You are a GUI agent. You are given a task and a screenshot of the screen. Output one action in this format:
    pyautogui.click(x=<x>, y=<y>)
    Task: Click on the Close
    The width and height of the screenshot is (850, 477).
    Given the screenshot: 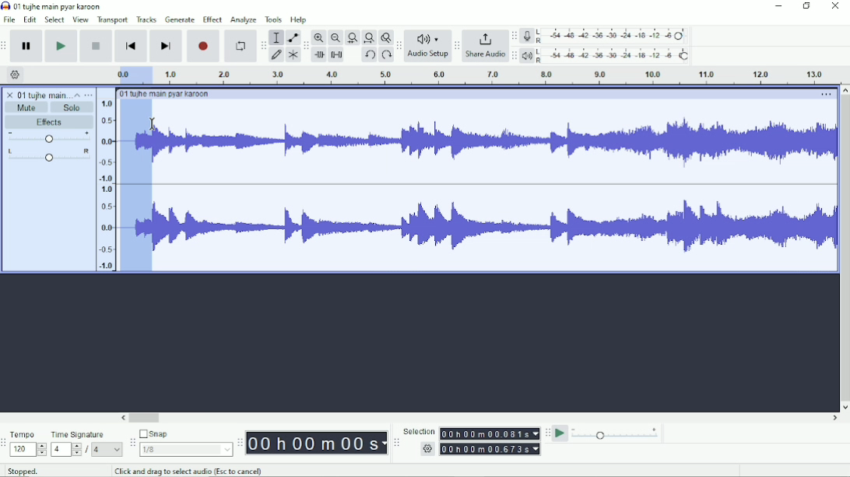 What is the action you would take?
    pyautogui.click(x=834, y=7)
    